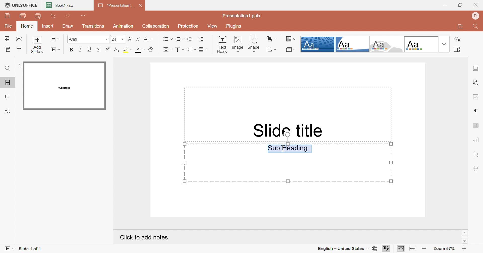  Describe the element at coordinates (461, 5) in the screenshot. I see `Restore Down` at that location.